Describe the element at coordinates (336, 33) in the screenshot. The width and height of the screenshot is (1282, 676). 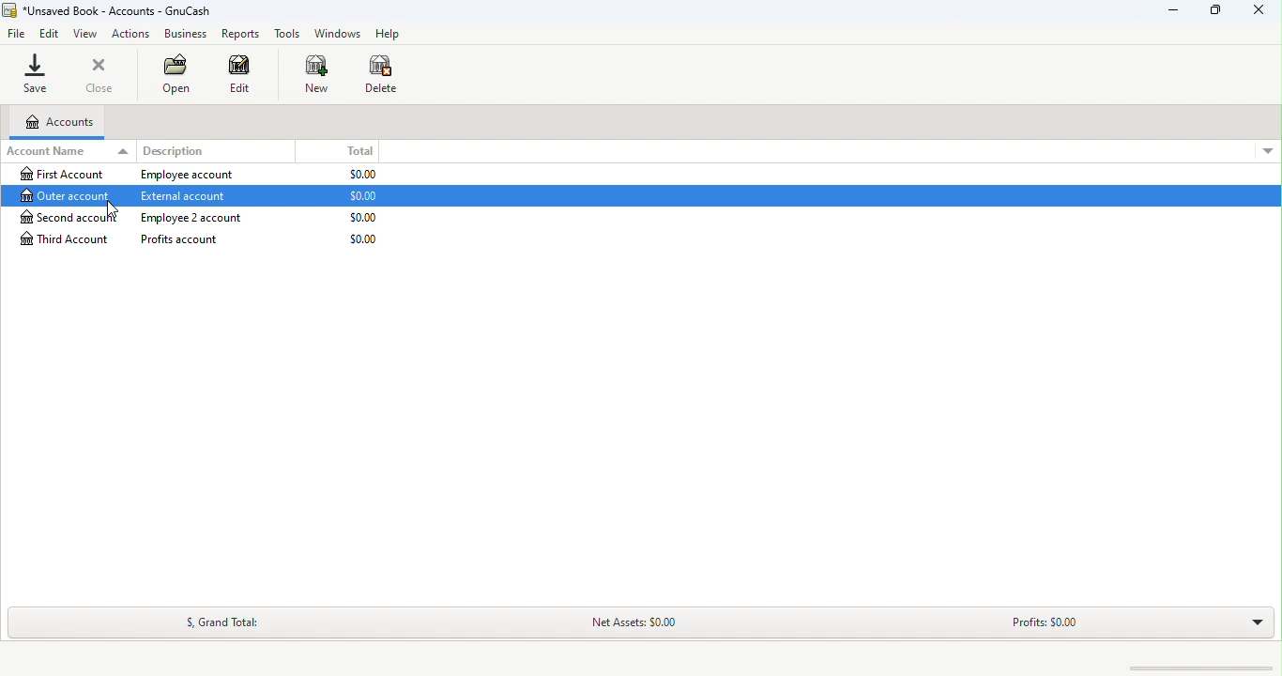
I see `Windows` at that location.